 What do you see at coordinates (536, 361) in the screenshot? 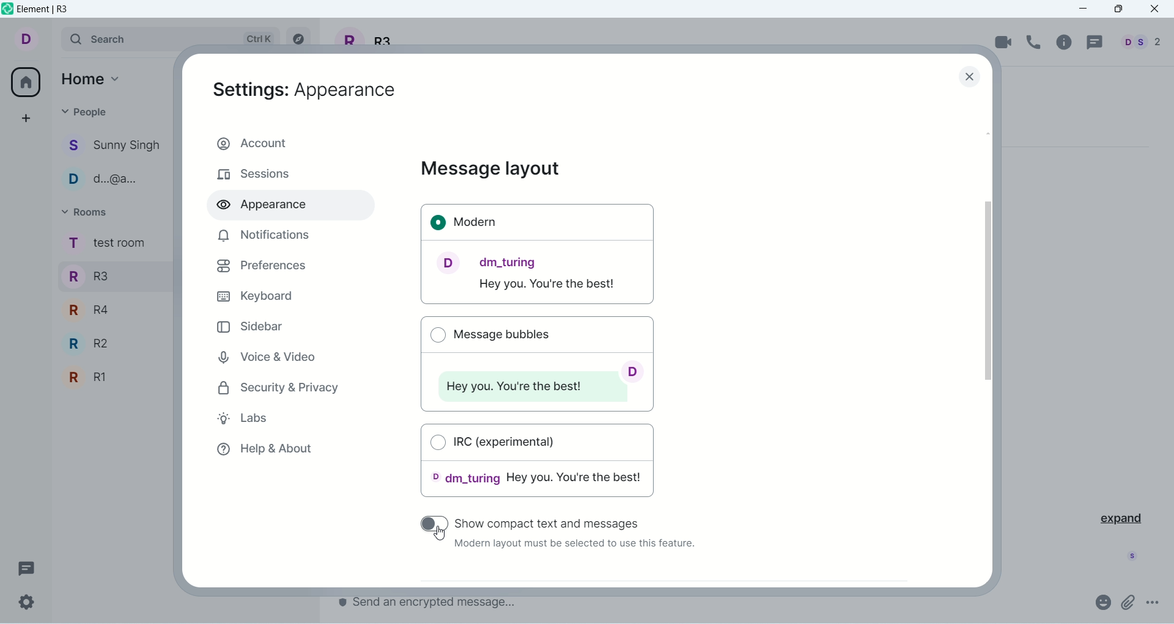
I see `message bubbles` at bounding box center [536, 361].